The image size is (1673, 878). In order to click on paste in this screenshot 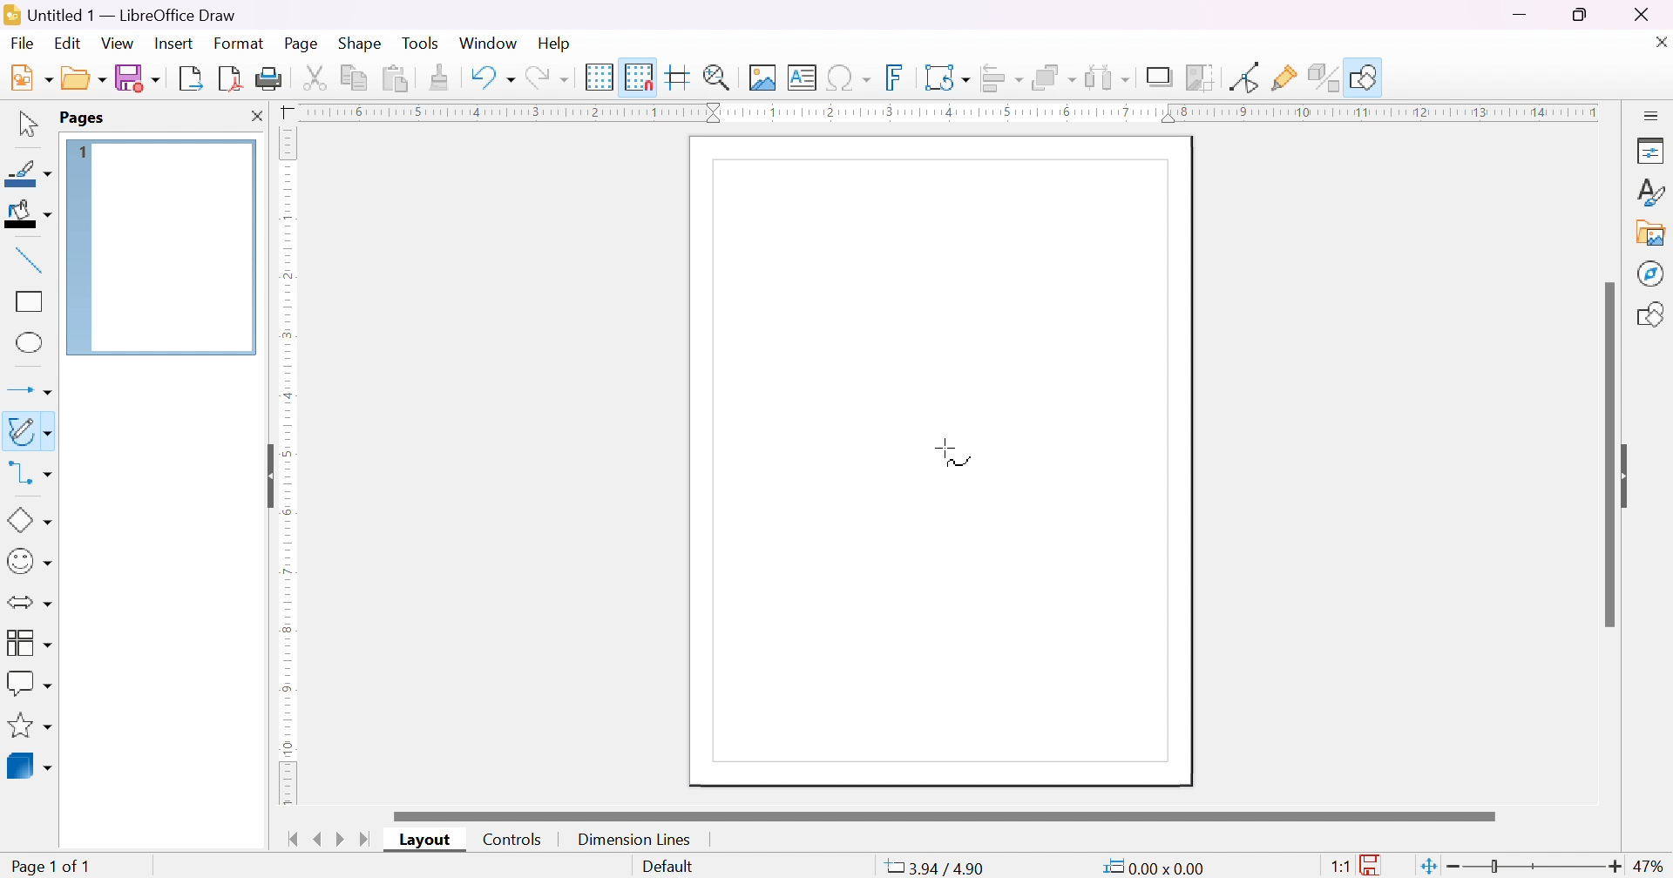, I will do `click(396, 79)`.